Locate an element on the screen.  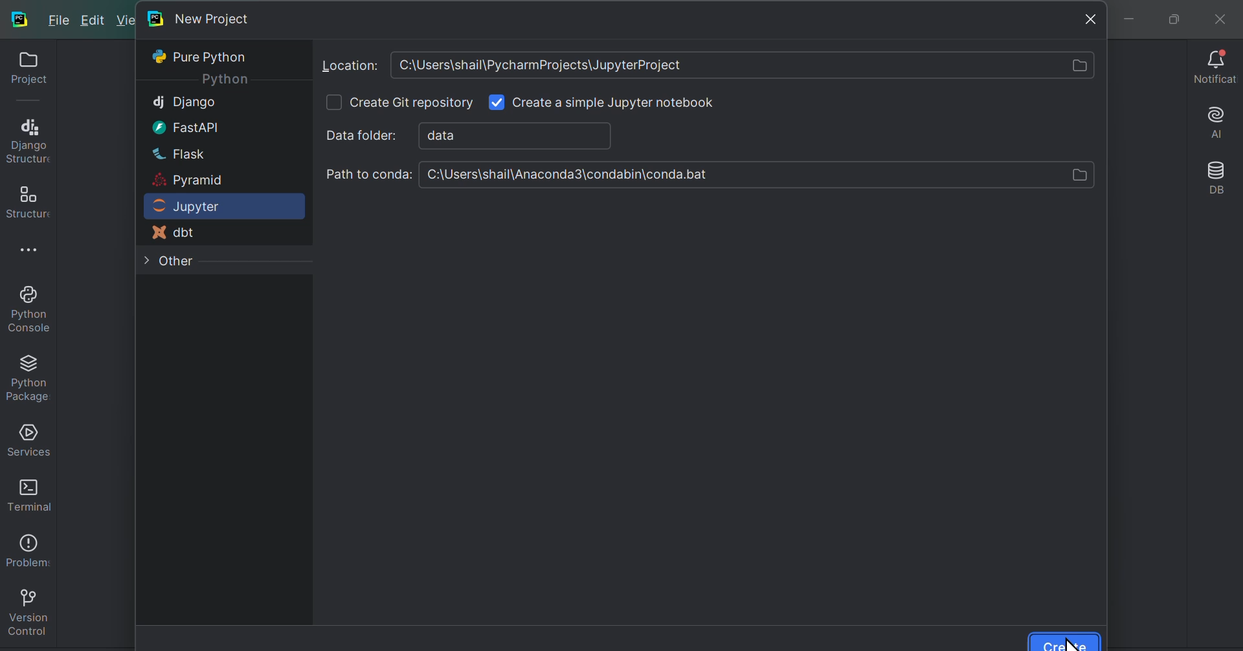
Jupiter is located at coordinates (203, 206).